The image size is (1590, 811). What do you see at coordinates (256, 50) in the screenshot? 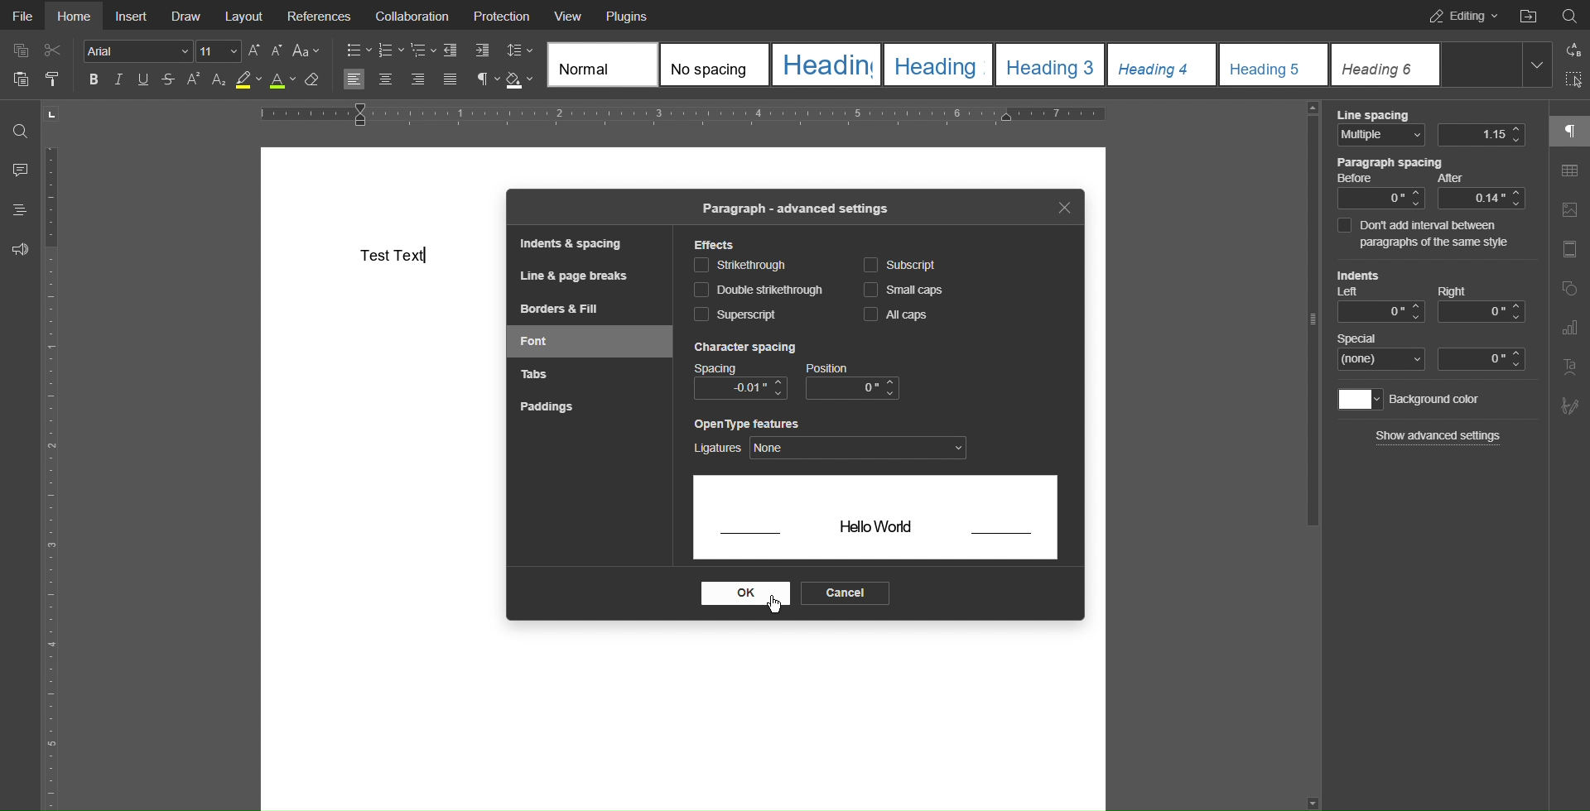
I see `Increase Size` at bounding box center [256, 50].